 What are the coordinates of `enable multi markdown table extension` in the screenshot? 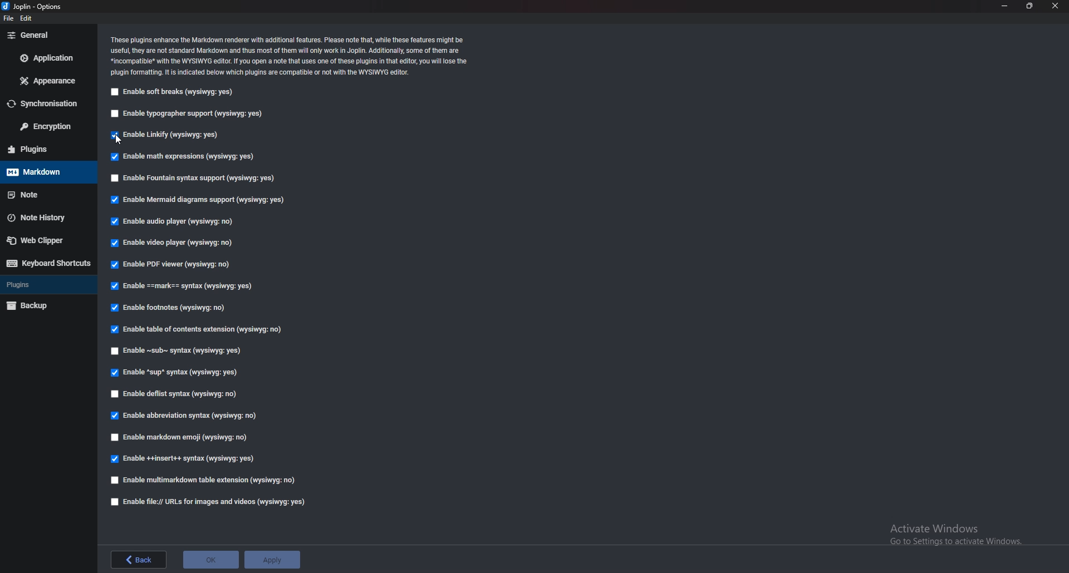 It's located at (202, 480).